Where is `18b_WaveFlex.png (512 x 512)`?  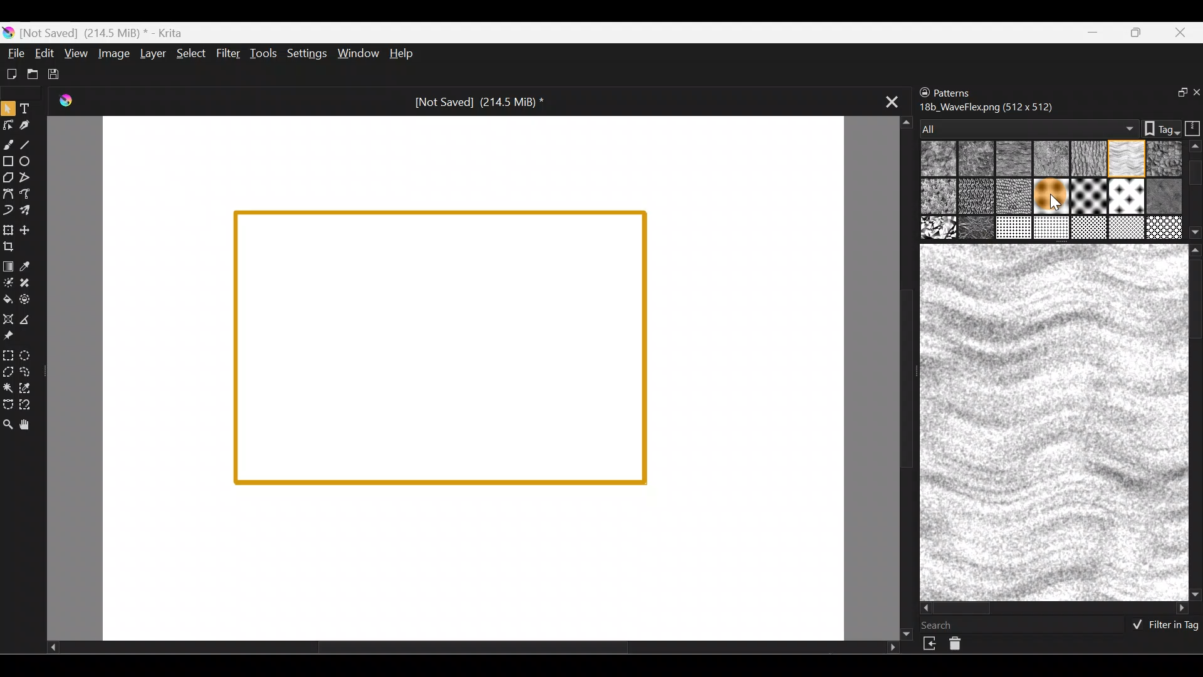 18b_WaveFlex.png (512 x 512) is located at coordinates (989, 107).